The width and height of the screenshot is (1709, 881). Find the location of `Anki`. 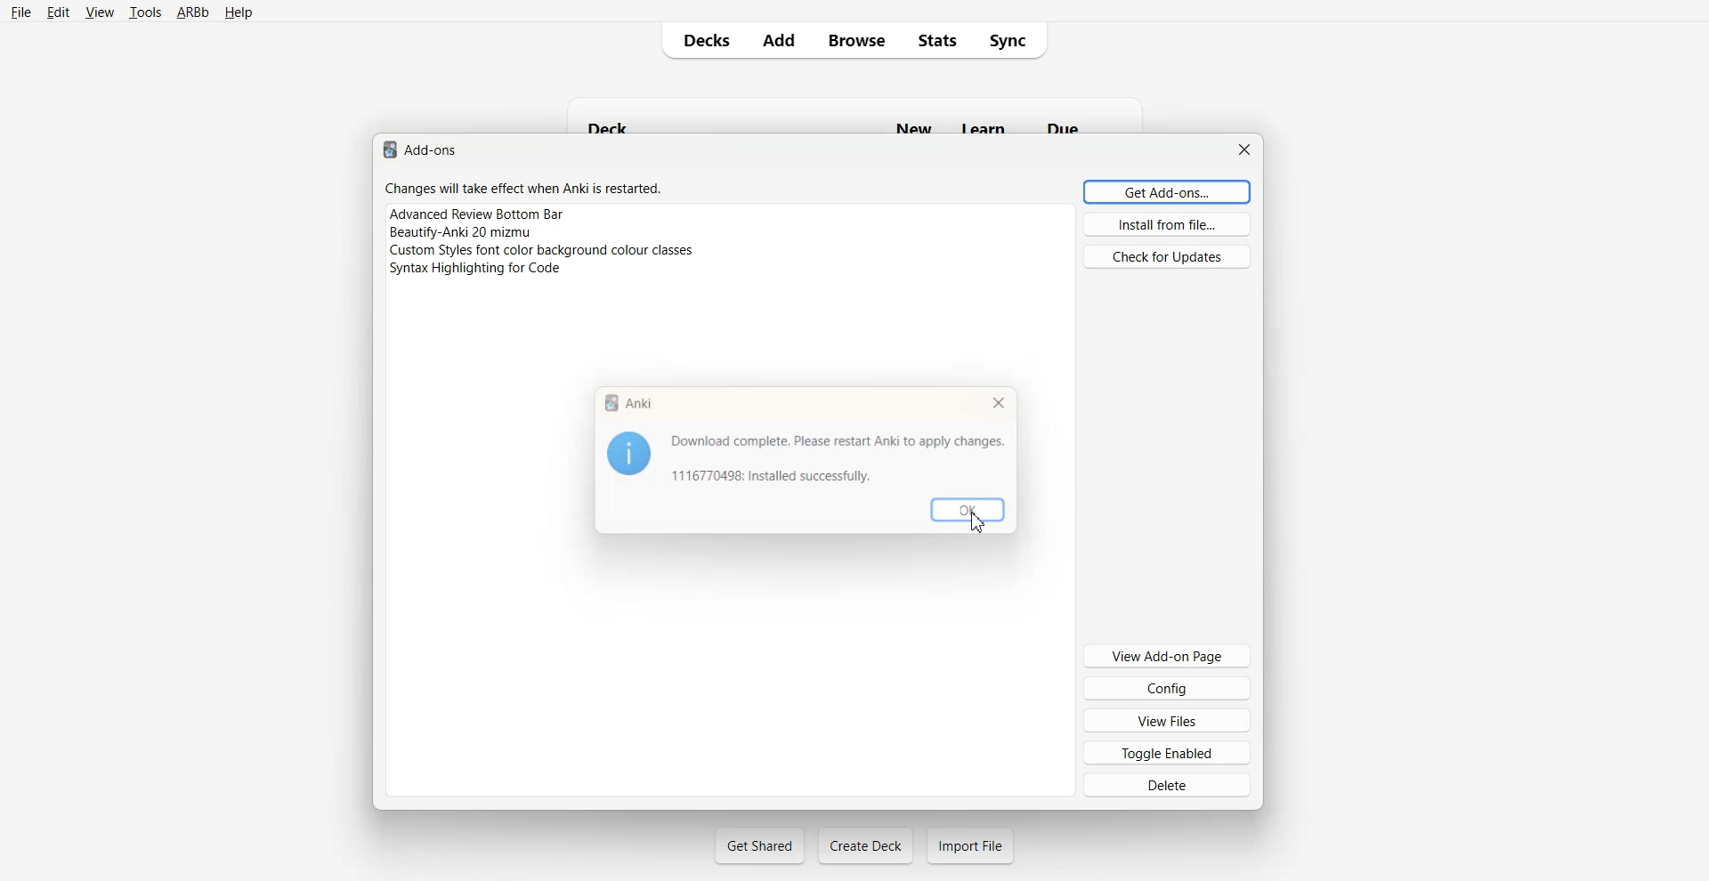

Anki is located at coordinates (636, 404).